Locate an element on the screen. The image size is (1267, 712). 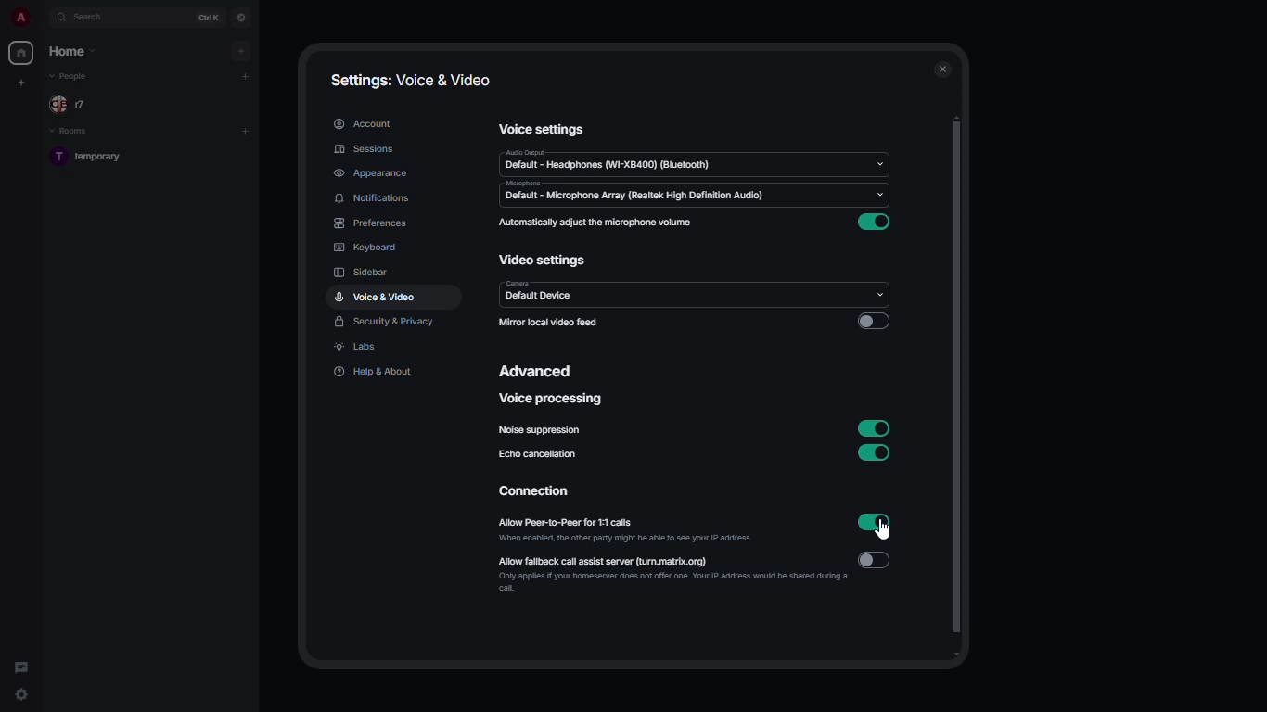
voice & video is located at coordinates (375, 299).